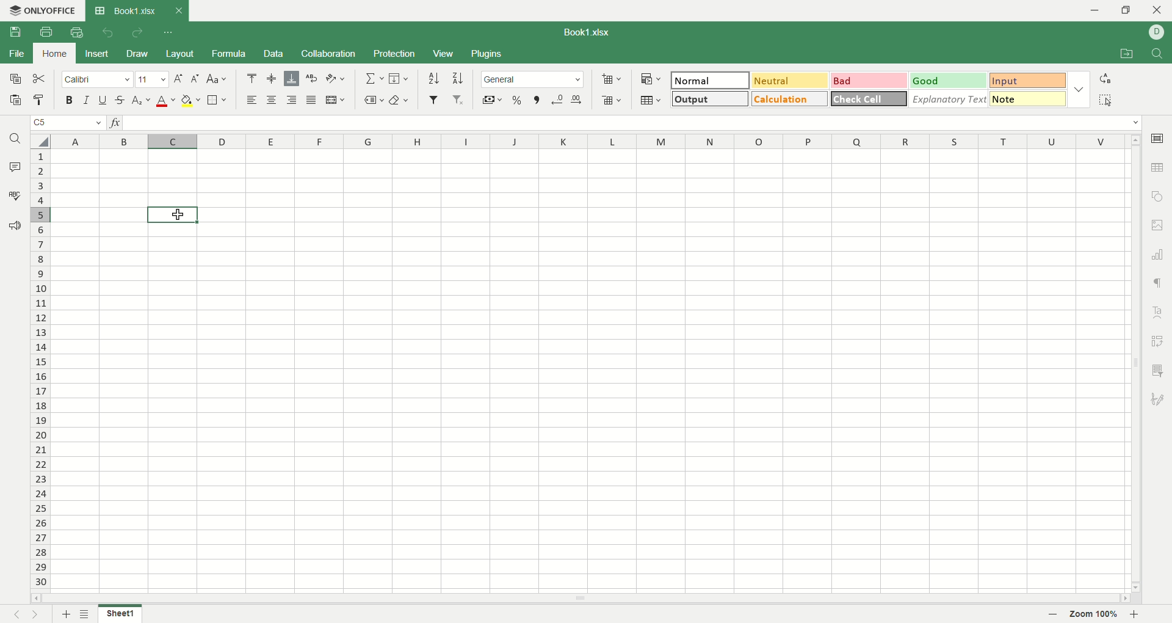 This screenshot has height=623, width=1172. I want to click on align center, so click(272, 79).